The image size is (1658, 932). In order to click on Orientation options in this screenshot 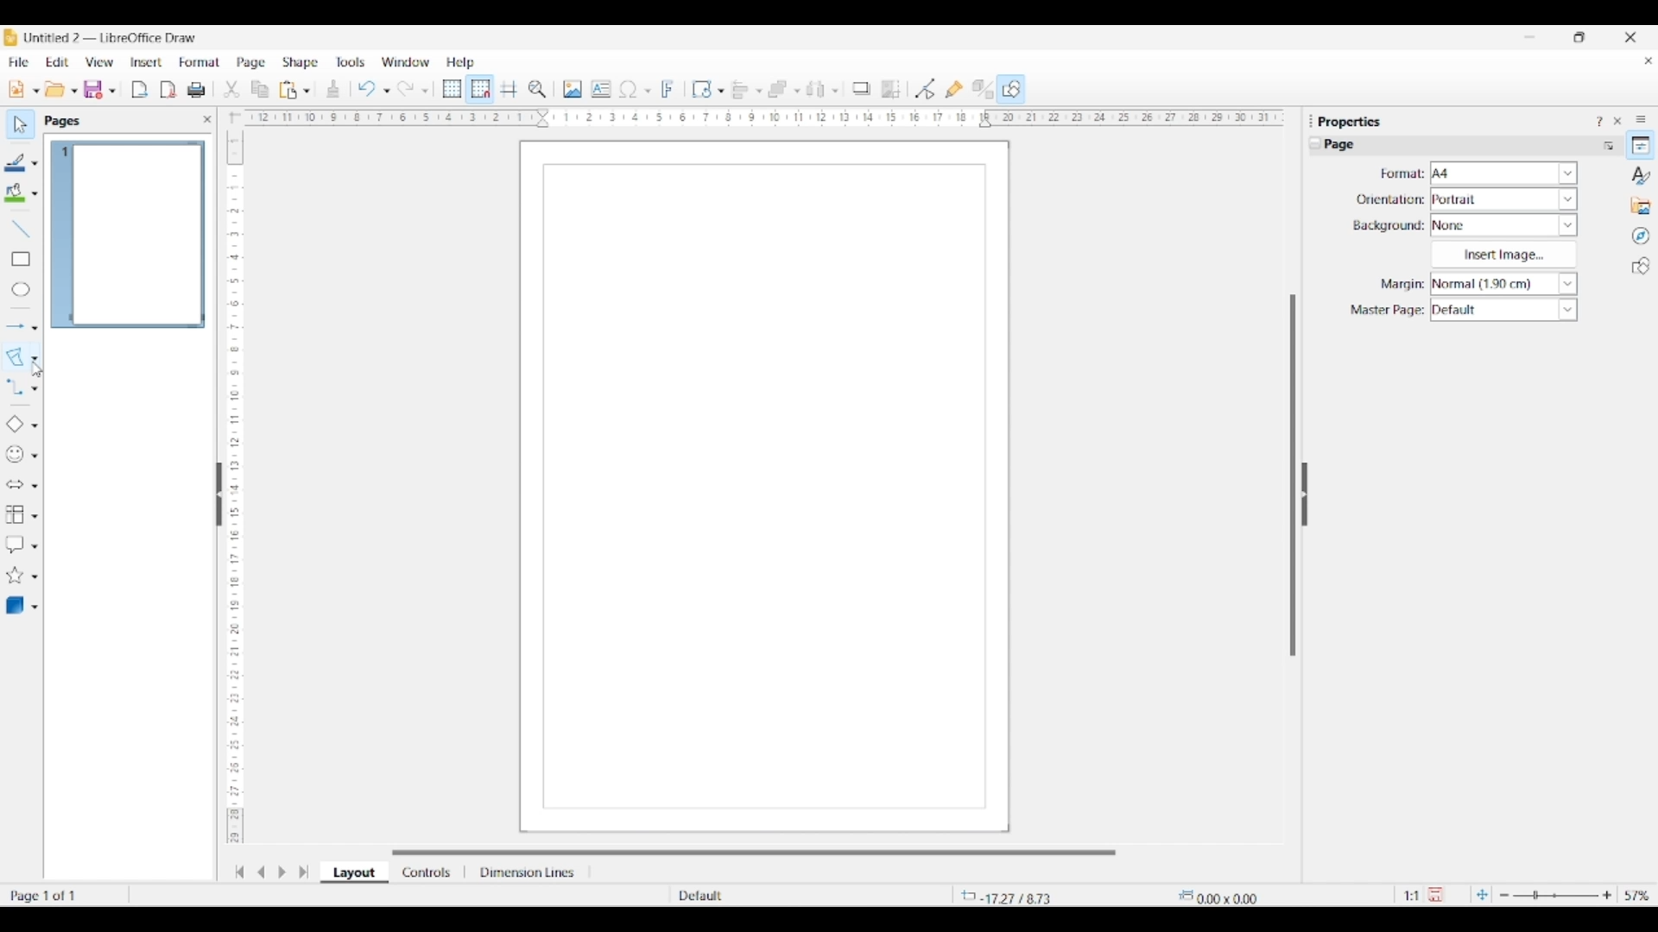, I will do `click(1504, 198)`.